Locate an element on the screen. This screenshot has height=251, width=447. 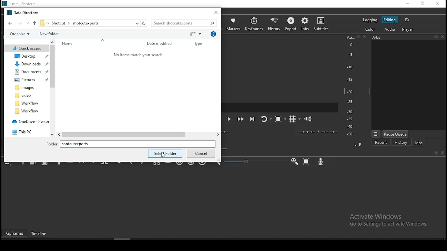
local folder is located at coordinates (27, 56).